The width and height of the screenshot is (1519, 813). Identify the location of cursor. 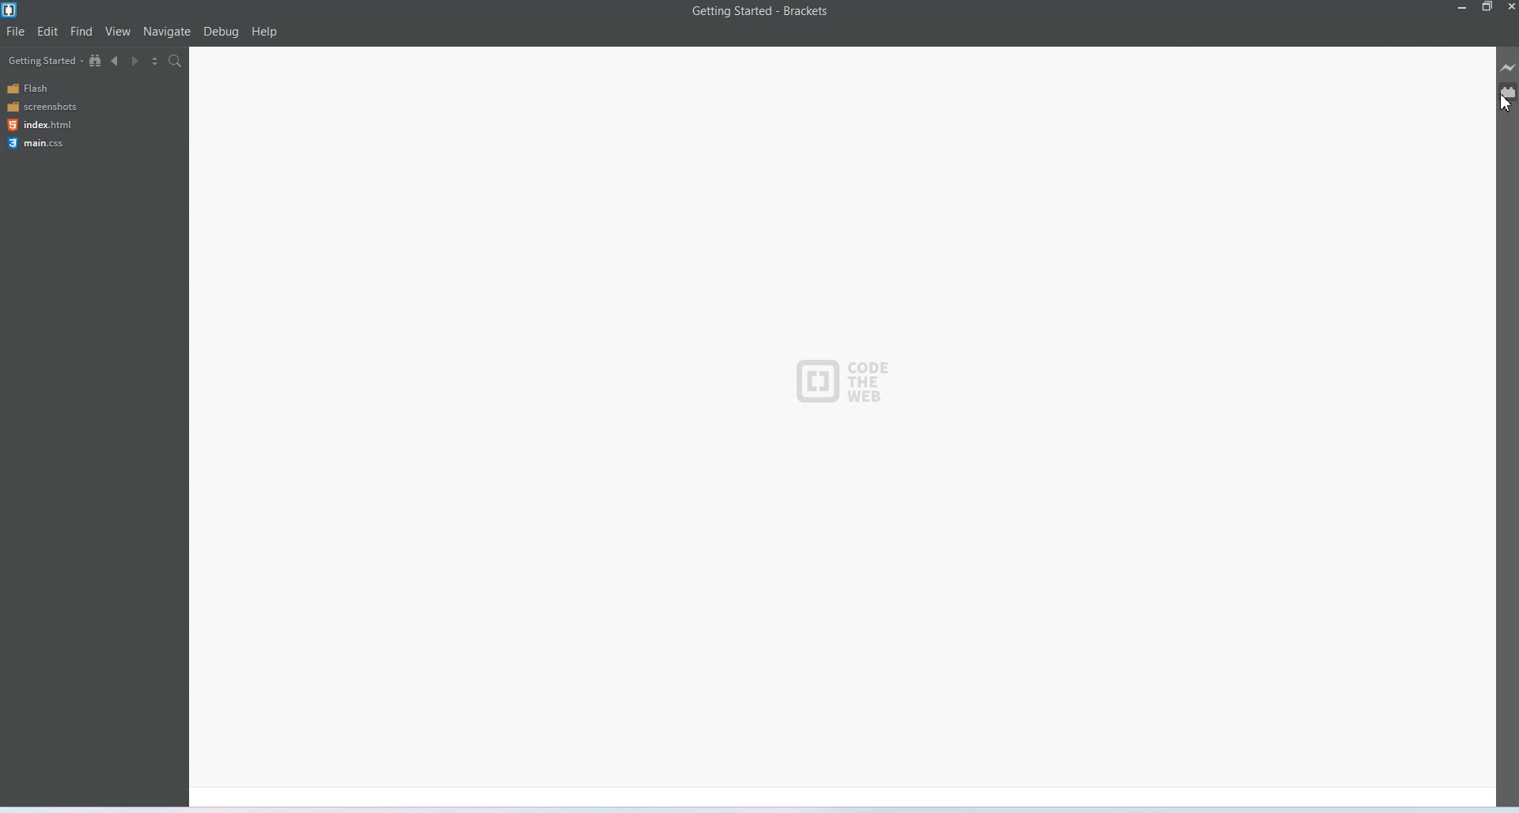
(1506, 101).